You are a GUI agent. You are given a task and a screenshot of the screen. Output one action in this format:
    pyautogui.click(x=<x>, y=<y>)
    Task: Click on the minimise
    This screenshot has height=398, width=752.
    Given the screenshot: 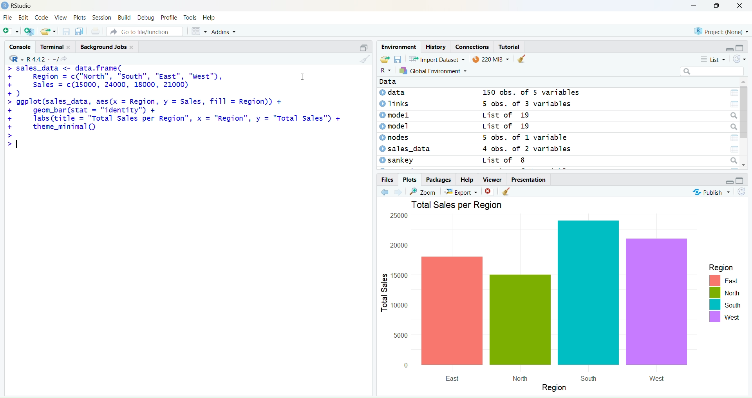 What is the action you would take?
    pyautogui.click(x=728, y=181)
    